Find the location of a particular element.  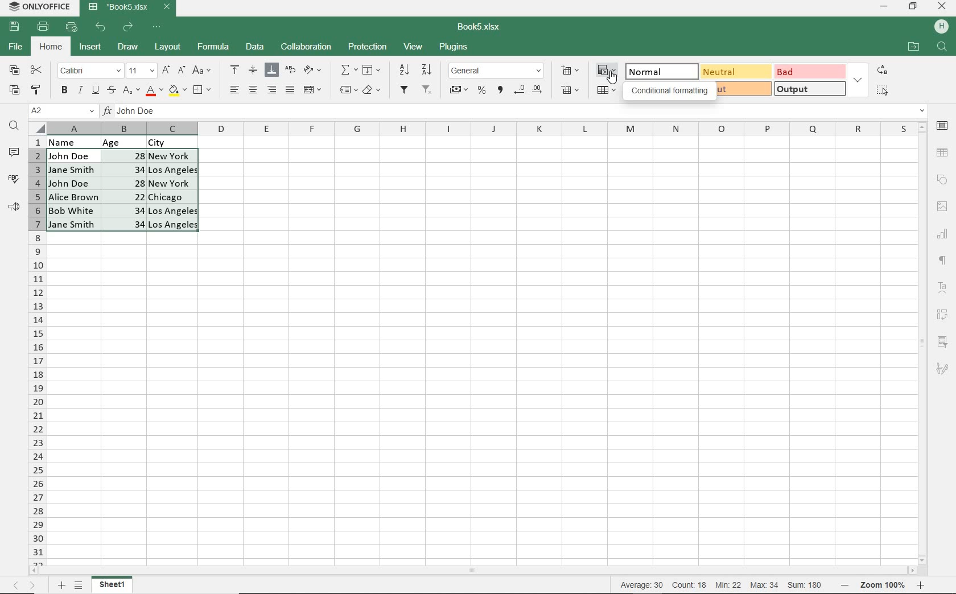

DATA is located at coordinates (256, 48).